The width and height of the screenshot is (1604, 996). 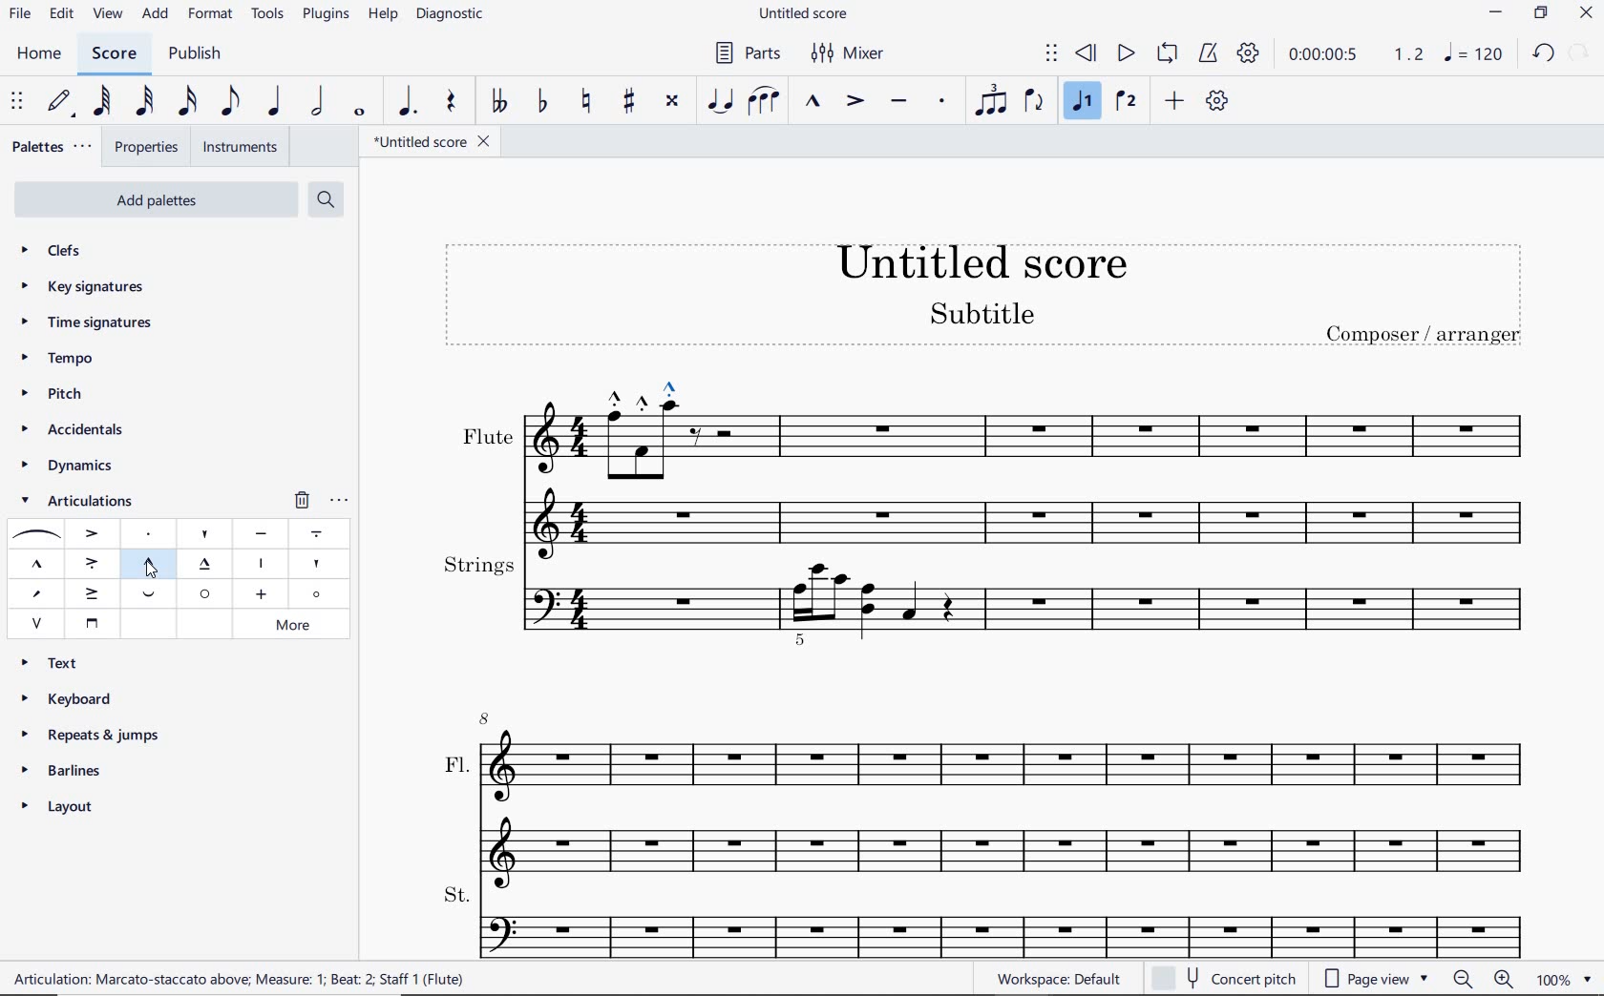 What do you see at coordinates (60, 810) in the screenshot?
I see `layout` at bounding box center [60, 810].